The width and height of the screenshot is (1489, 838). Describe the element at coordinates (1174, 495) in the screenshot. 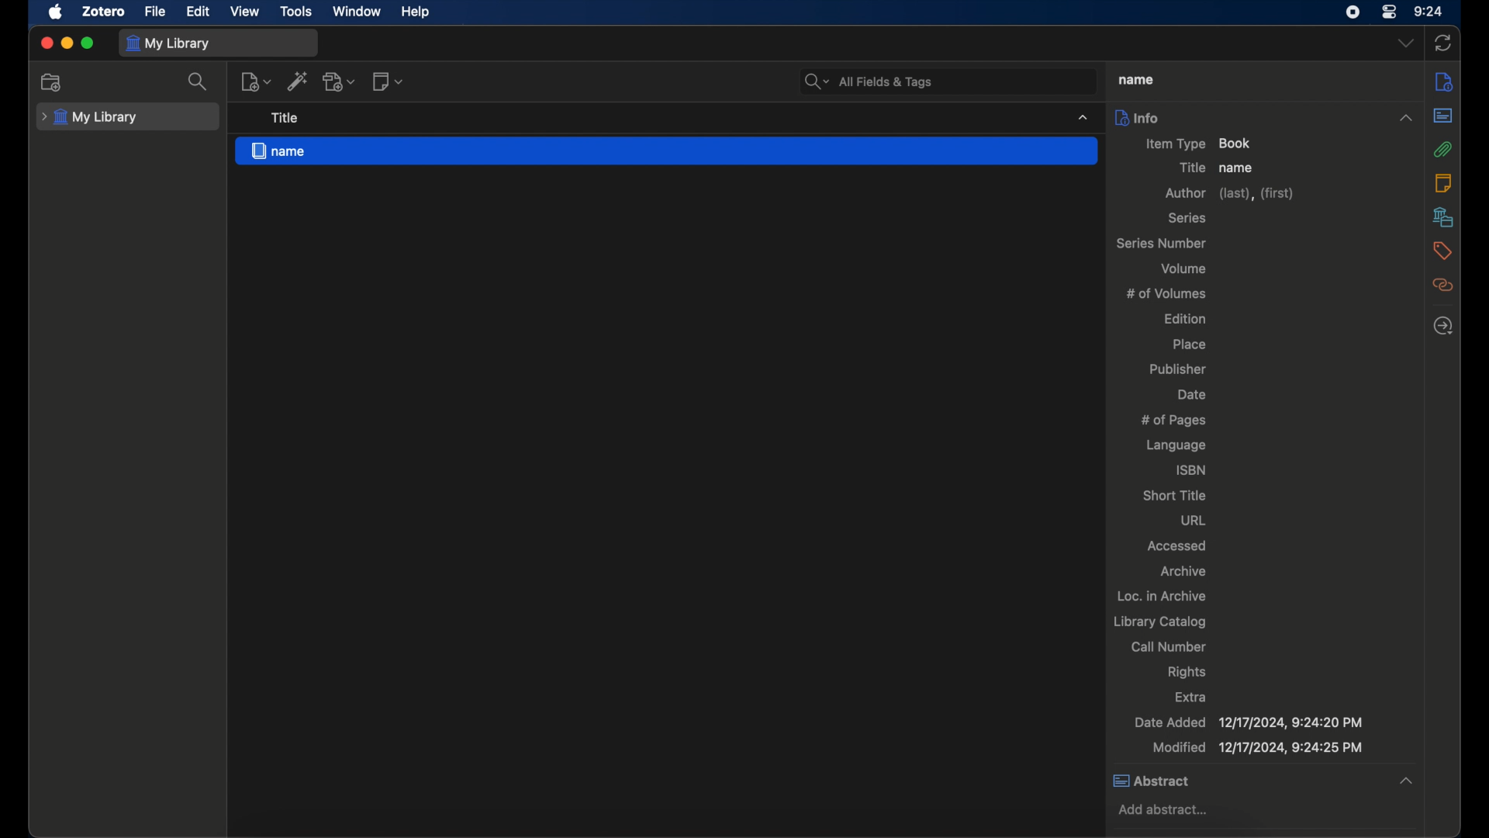

I see `short title` at that location.